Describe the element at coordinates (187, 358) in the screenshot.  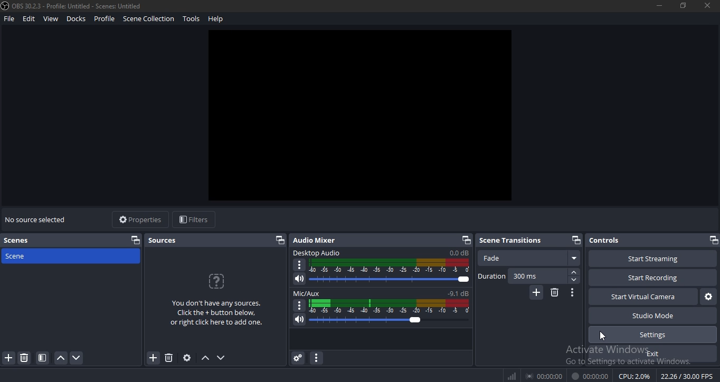
I see `setting` at that location.